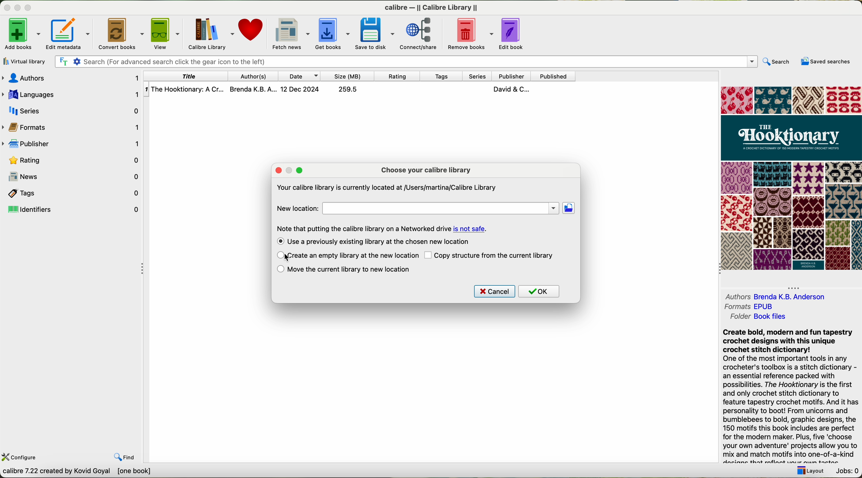 The image size is (862, 478). Describe the element at coordinates (24, 62) in the screenshot. I see `virtual library` at that location.